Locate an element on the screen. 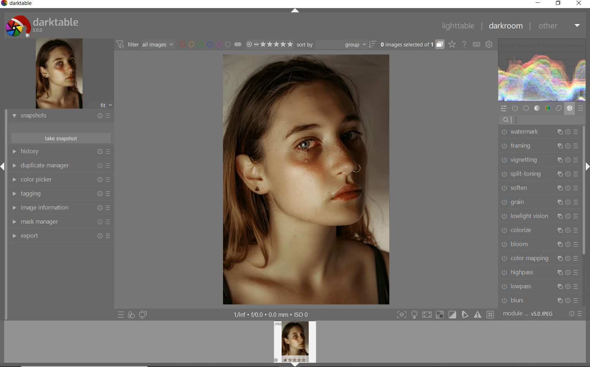 Image resolution: width=590 pixels, height=367 pixels. lighttable is located at coordinates (460, 25).